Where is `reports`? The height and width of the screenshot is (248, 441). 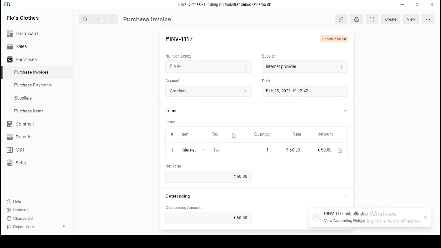 reports is located at coordinates (20, 138).